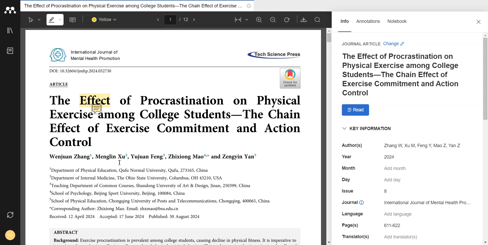  What do you see at coordinates (345, 23) in the screenshot?
I see `Info` at bounding box center [345, 23].